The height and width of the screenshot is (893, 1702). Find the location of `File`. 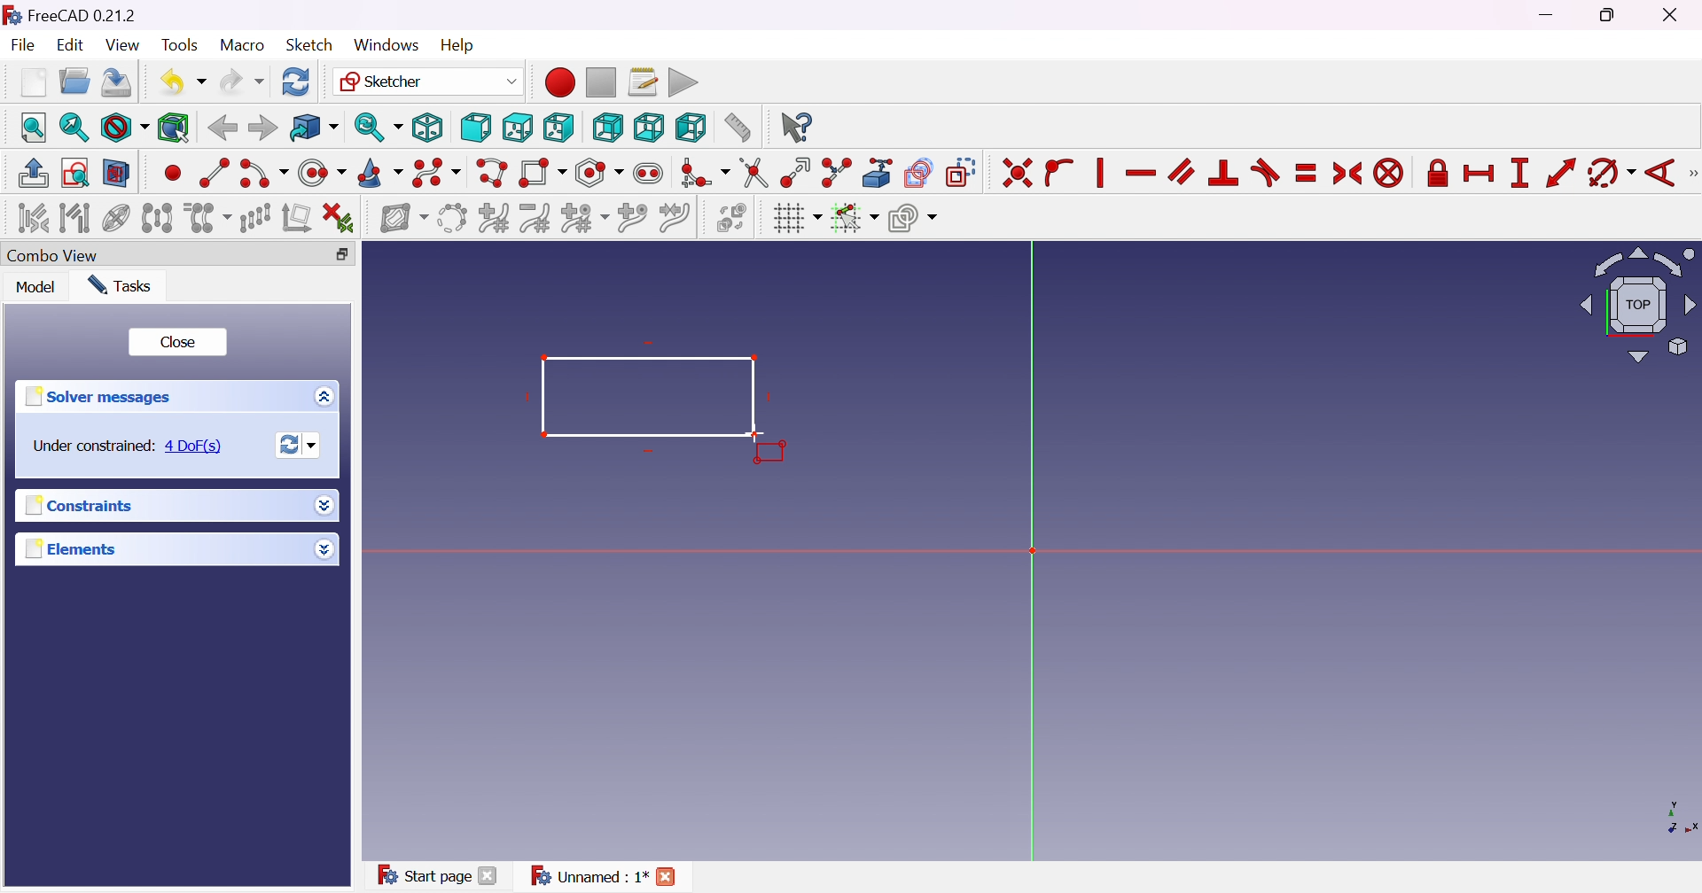

File is located at coordinates (22, 44).